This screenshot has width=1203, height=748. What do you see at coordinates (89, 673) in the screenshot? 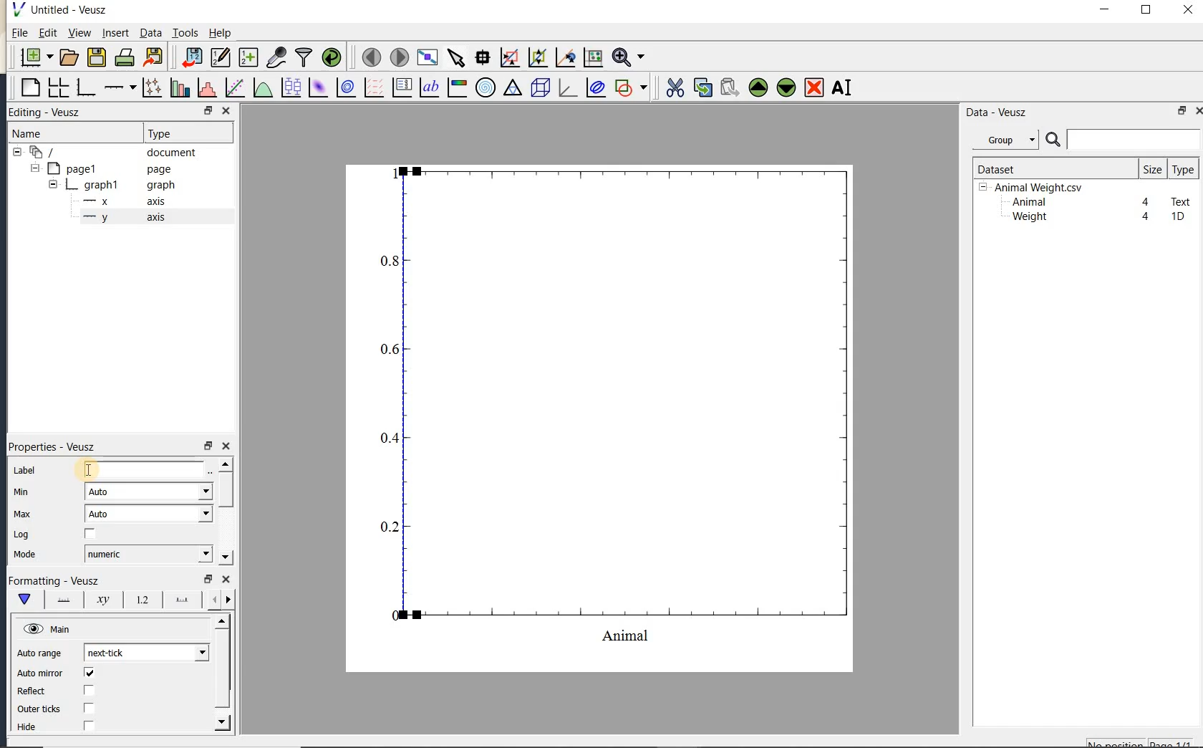
I see `check/uncheck` at bounding box center [89, 673].